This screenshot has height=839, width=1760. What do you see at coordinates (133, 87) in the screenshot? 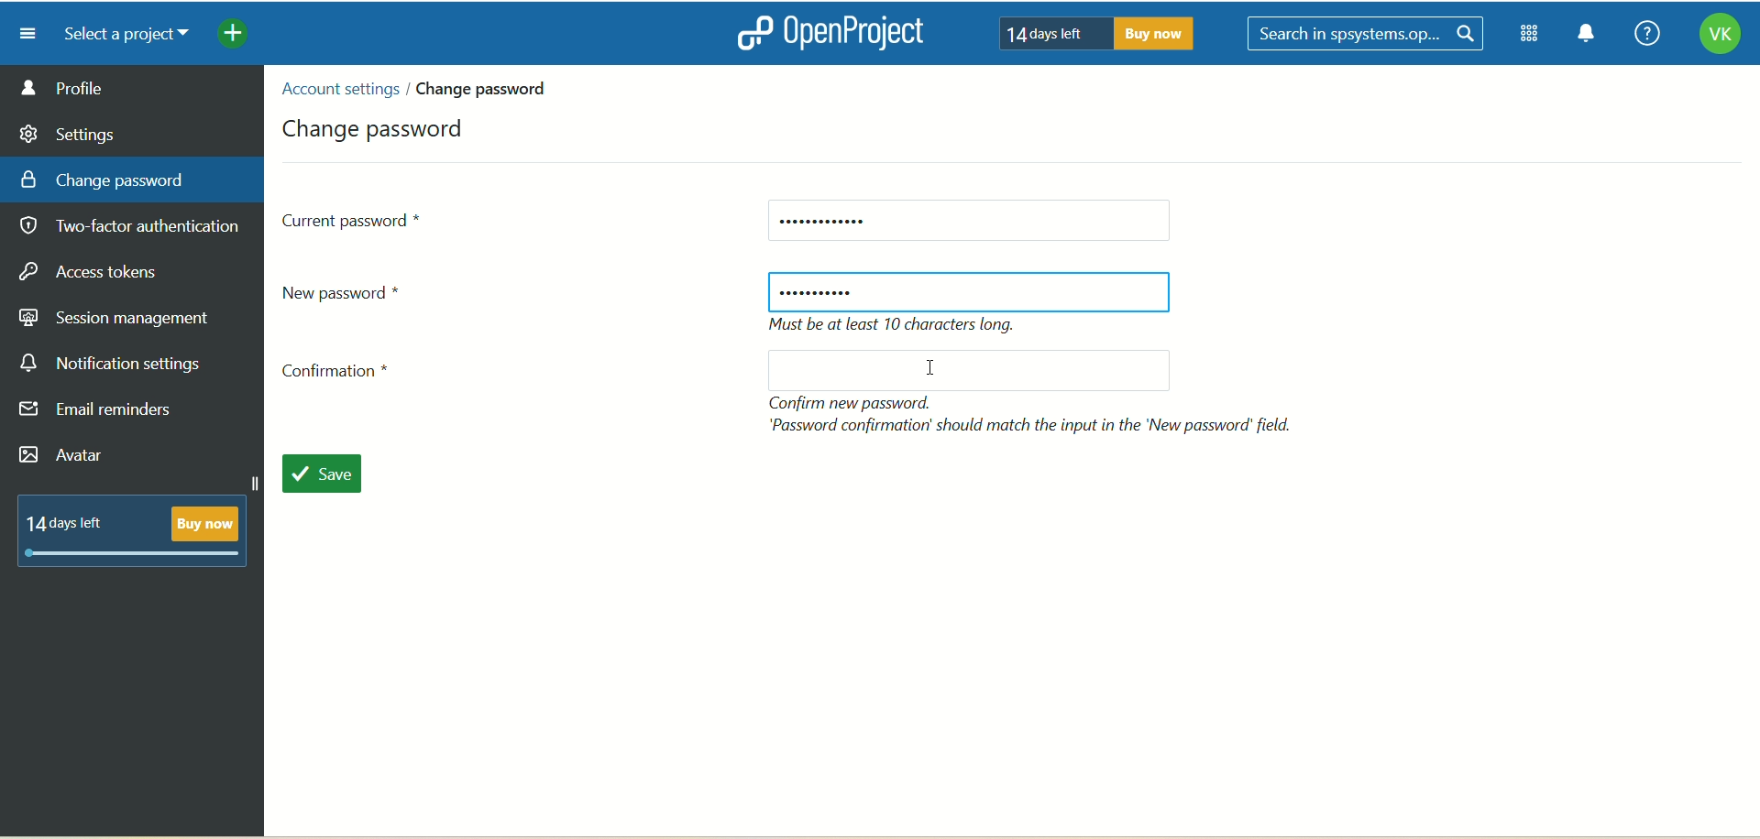
I see `profile` at bounding box center [133, 87].